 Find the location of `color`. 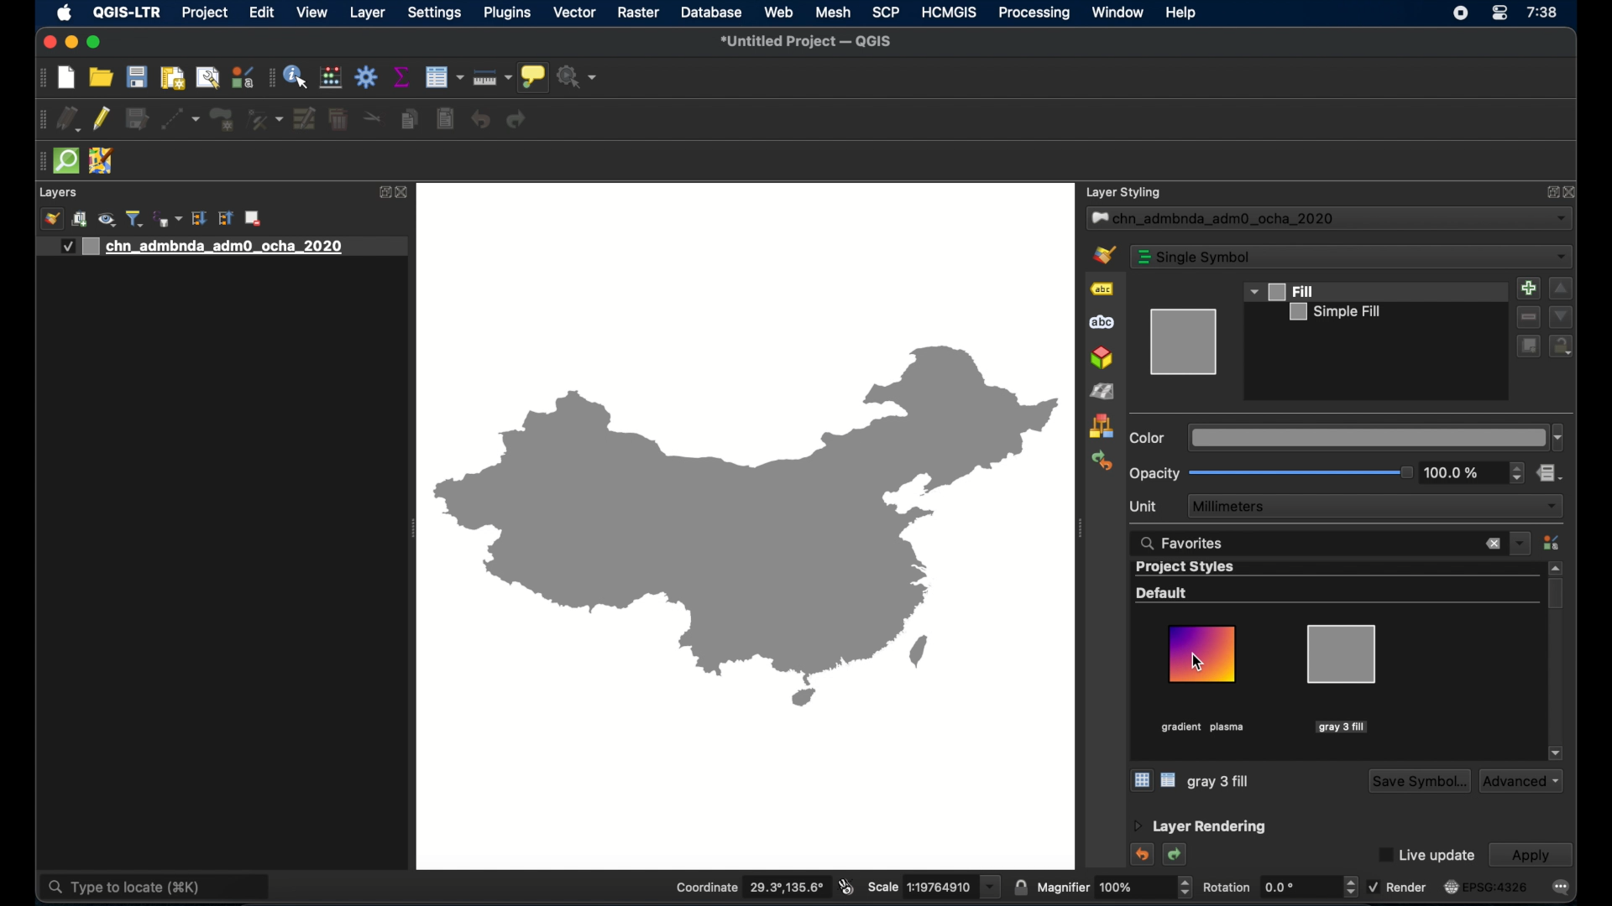

color is located at coordinates (1148, 438).